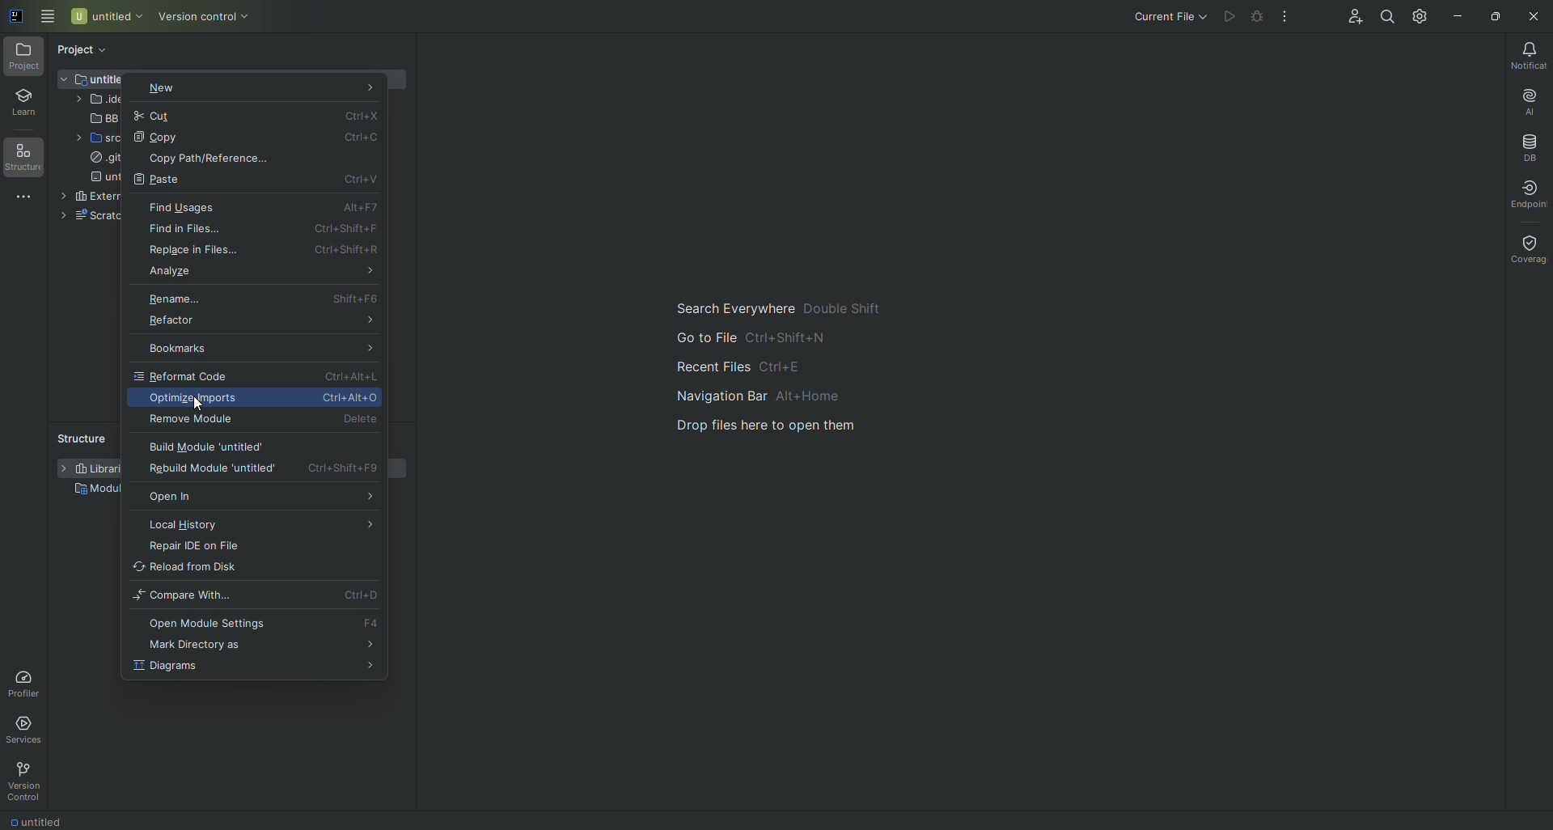  What do you see at coordinates (28, 781) in the screenshot?
I see `Version Control` at bounding box center [28, 781].